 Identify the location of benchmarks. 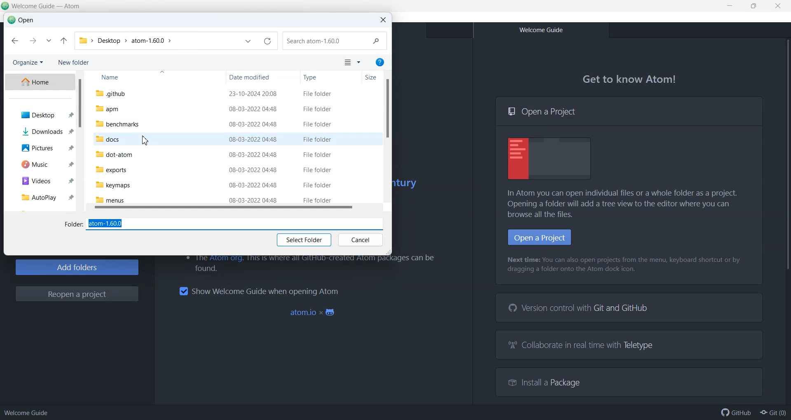
(117, 124).